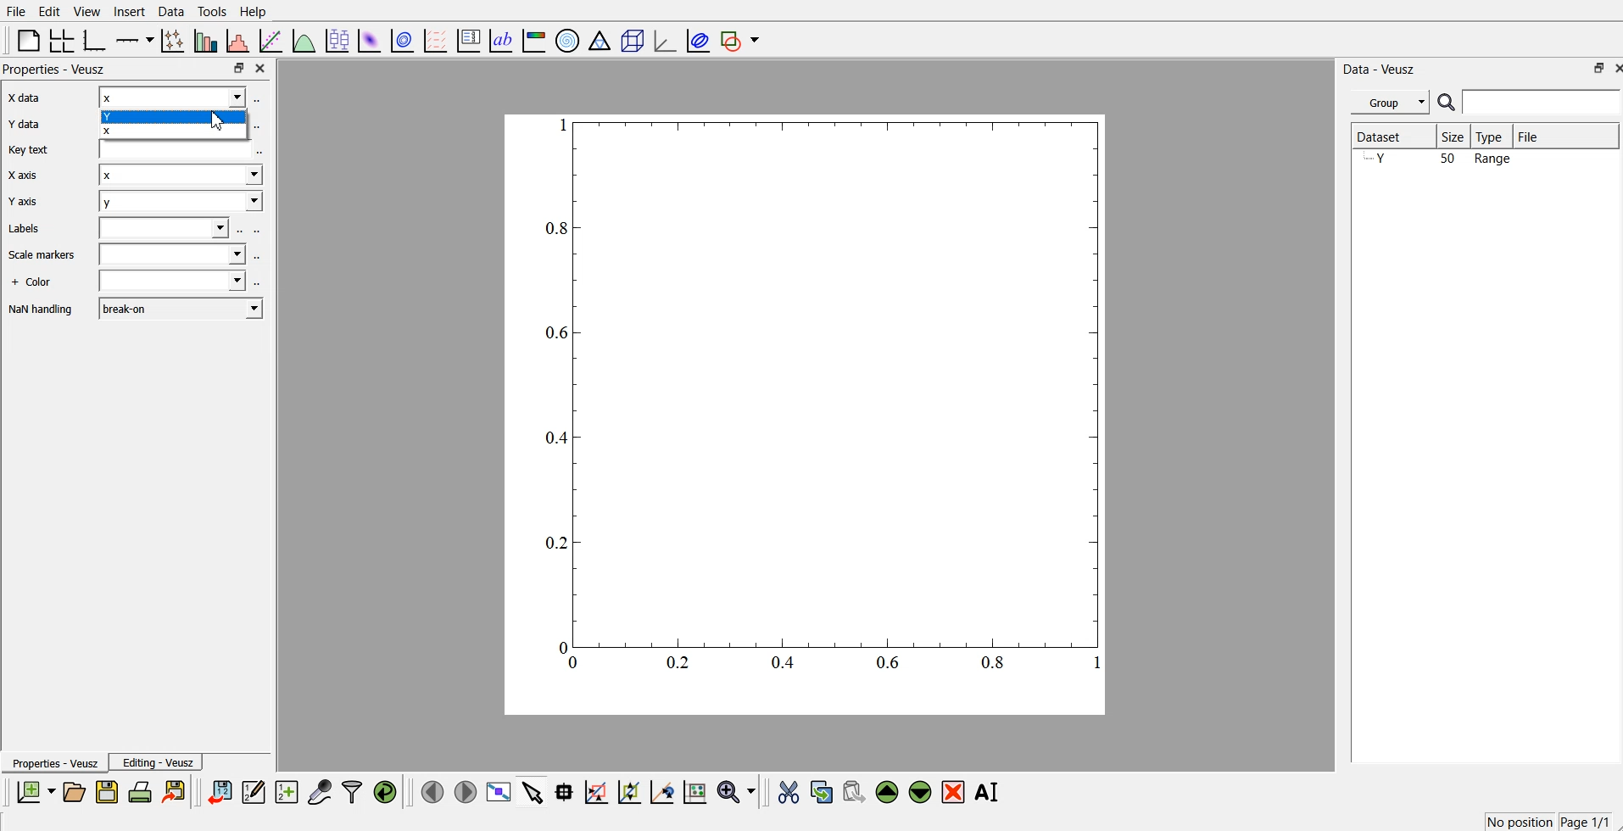 The image size is (1623, 831). Describe the element at coordinates (496, 793) in the screenshot. I see `view data points full screen` at that location.